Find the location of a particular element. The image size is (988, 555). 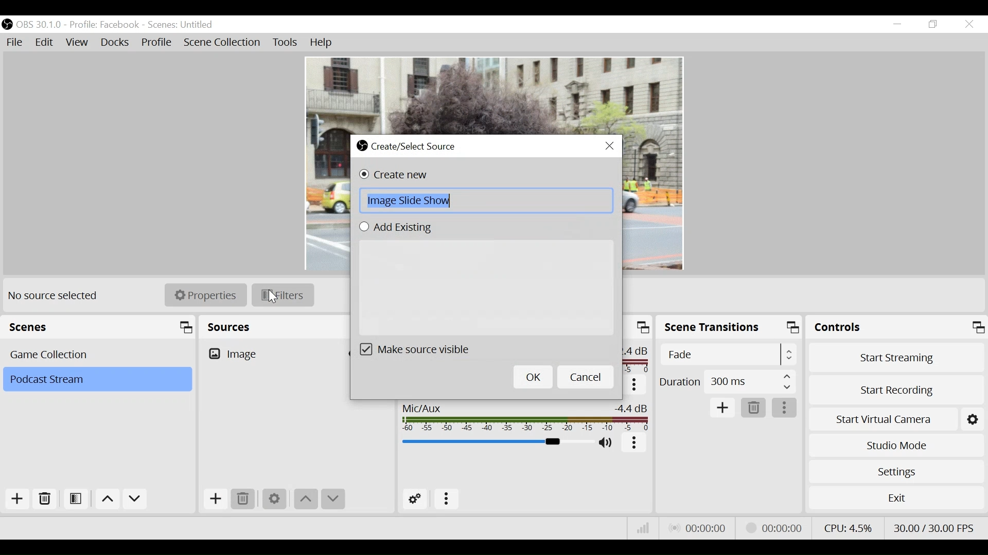

Start Recording is located at coordinates (897, 387).